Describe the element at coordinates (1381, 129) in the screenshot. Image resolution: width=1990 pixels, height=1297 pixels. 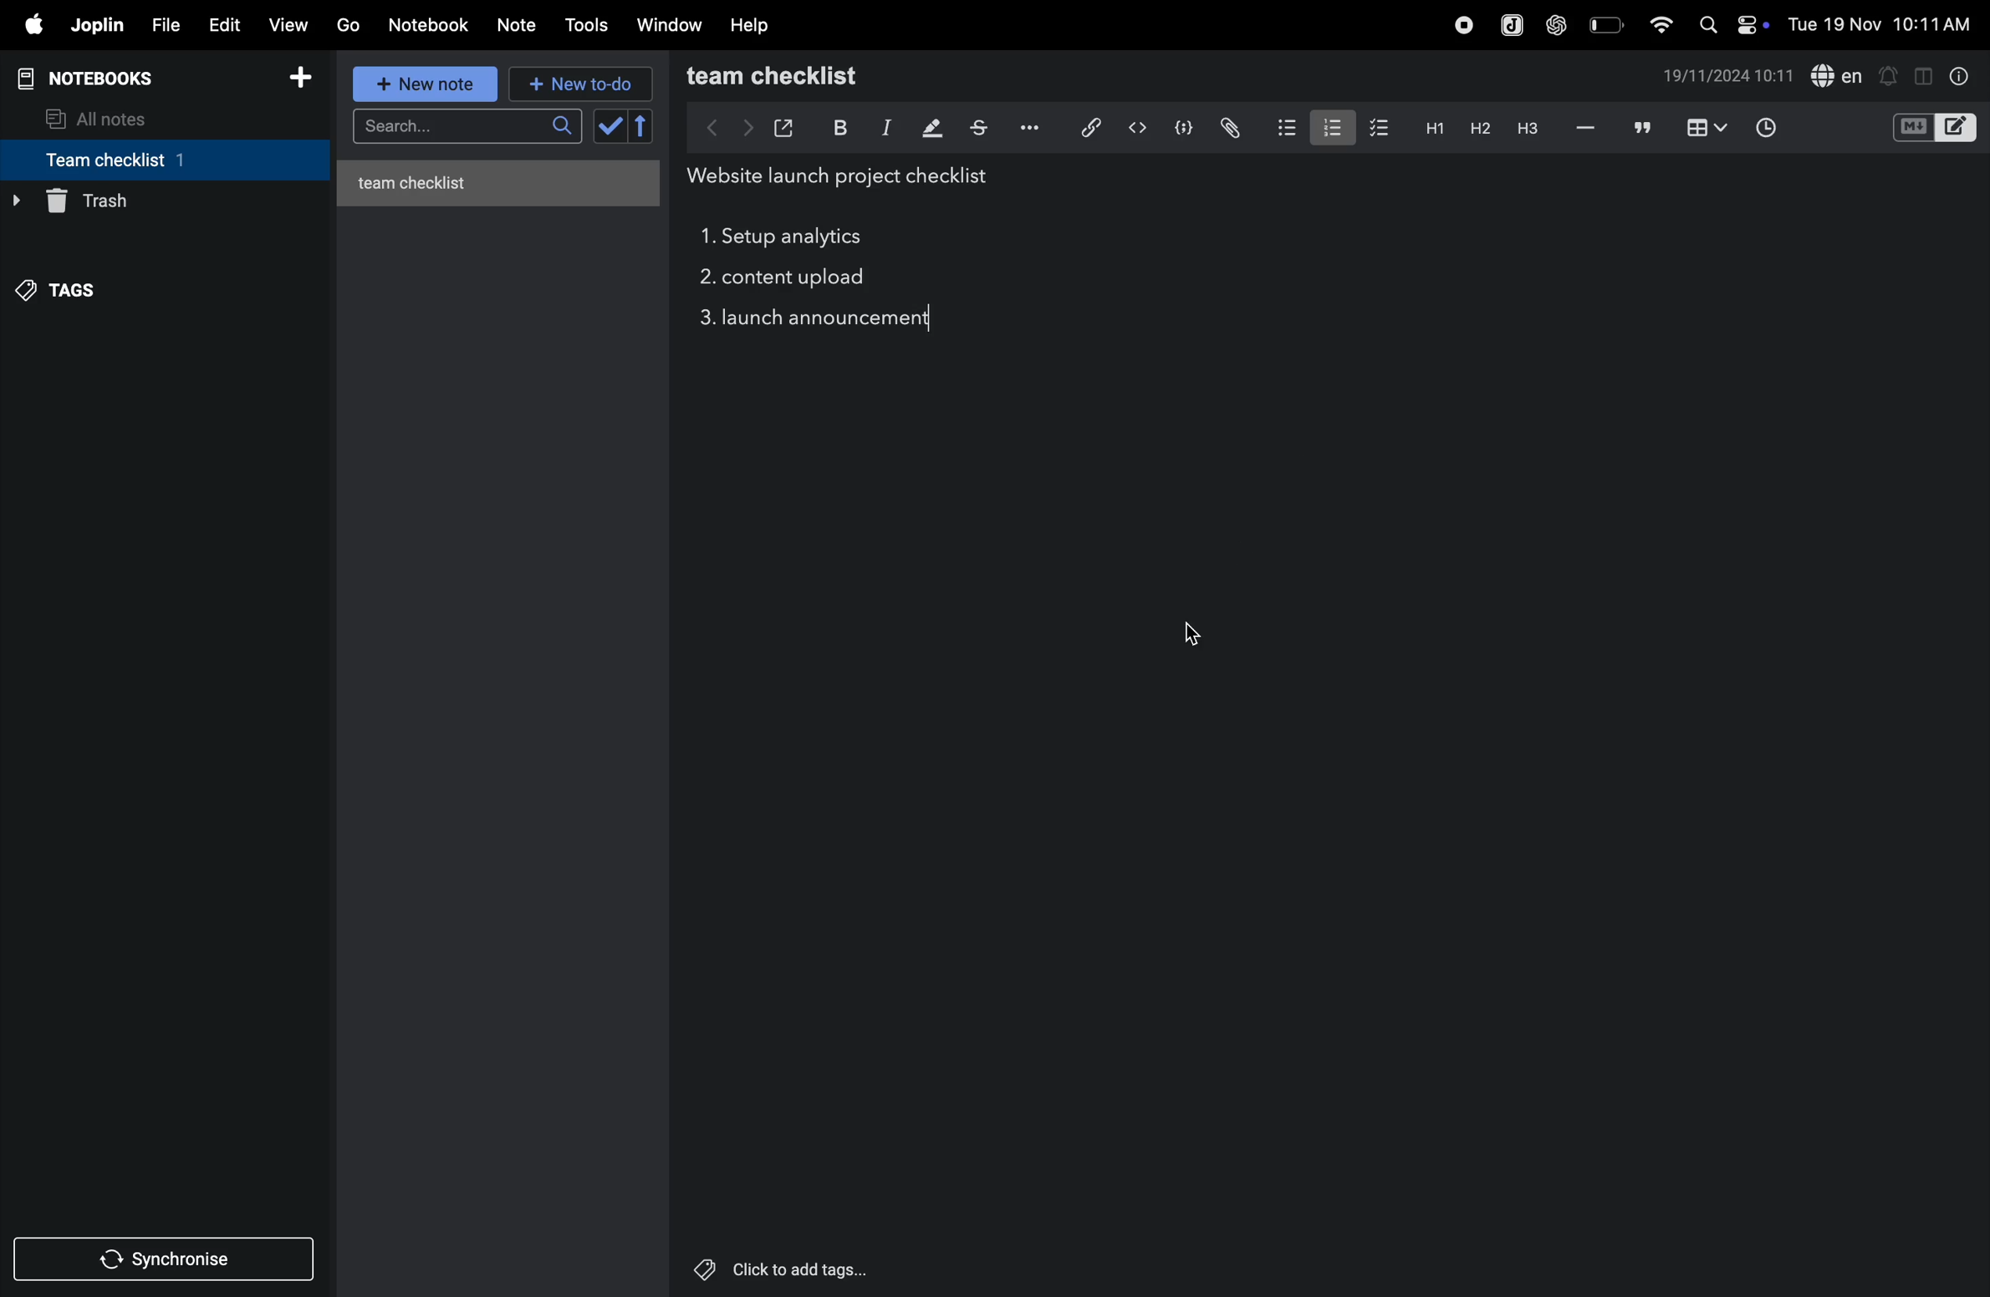
I see `checklist` at that location.